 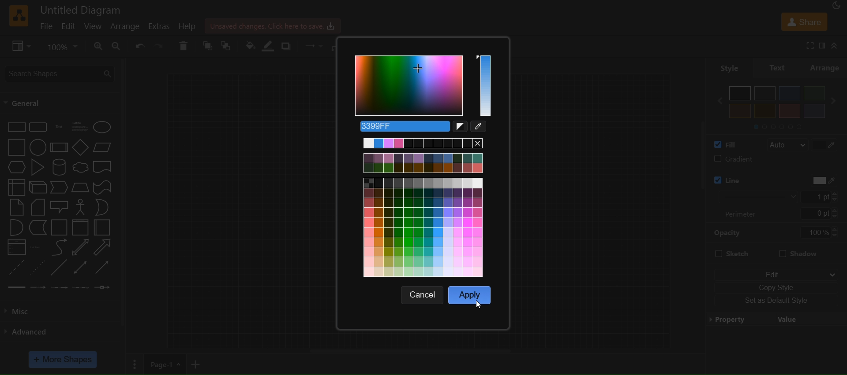 What do you see at coordinates (311, 44) in the screenshot?
I see `connection` at bounding box center [311, 44].